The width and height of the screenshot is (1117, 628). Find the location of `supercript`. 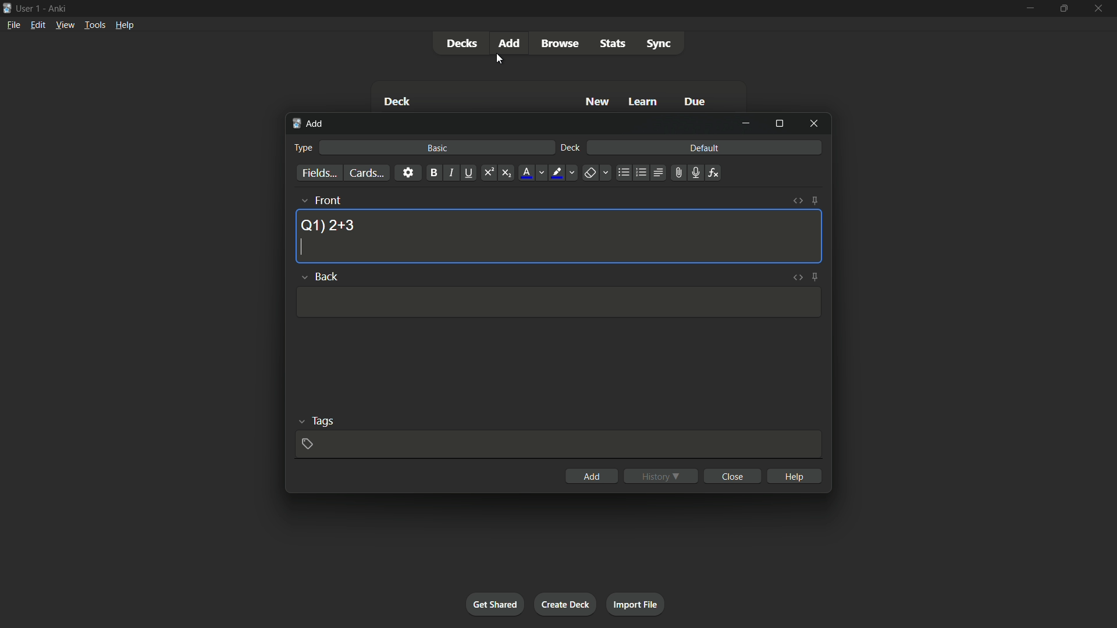

supercript is located at coordinates (488, 173).